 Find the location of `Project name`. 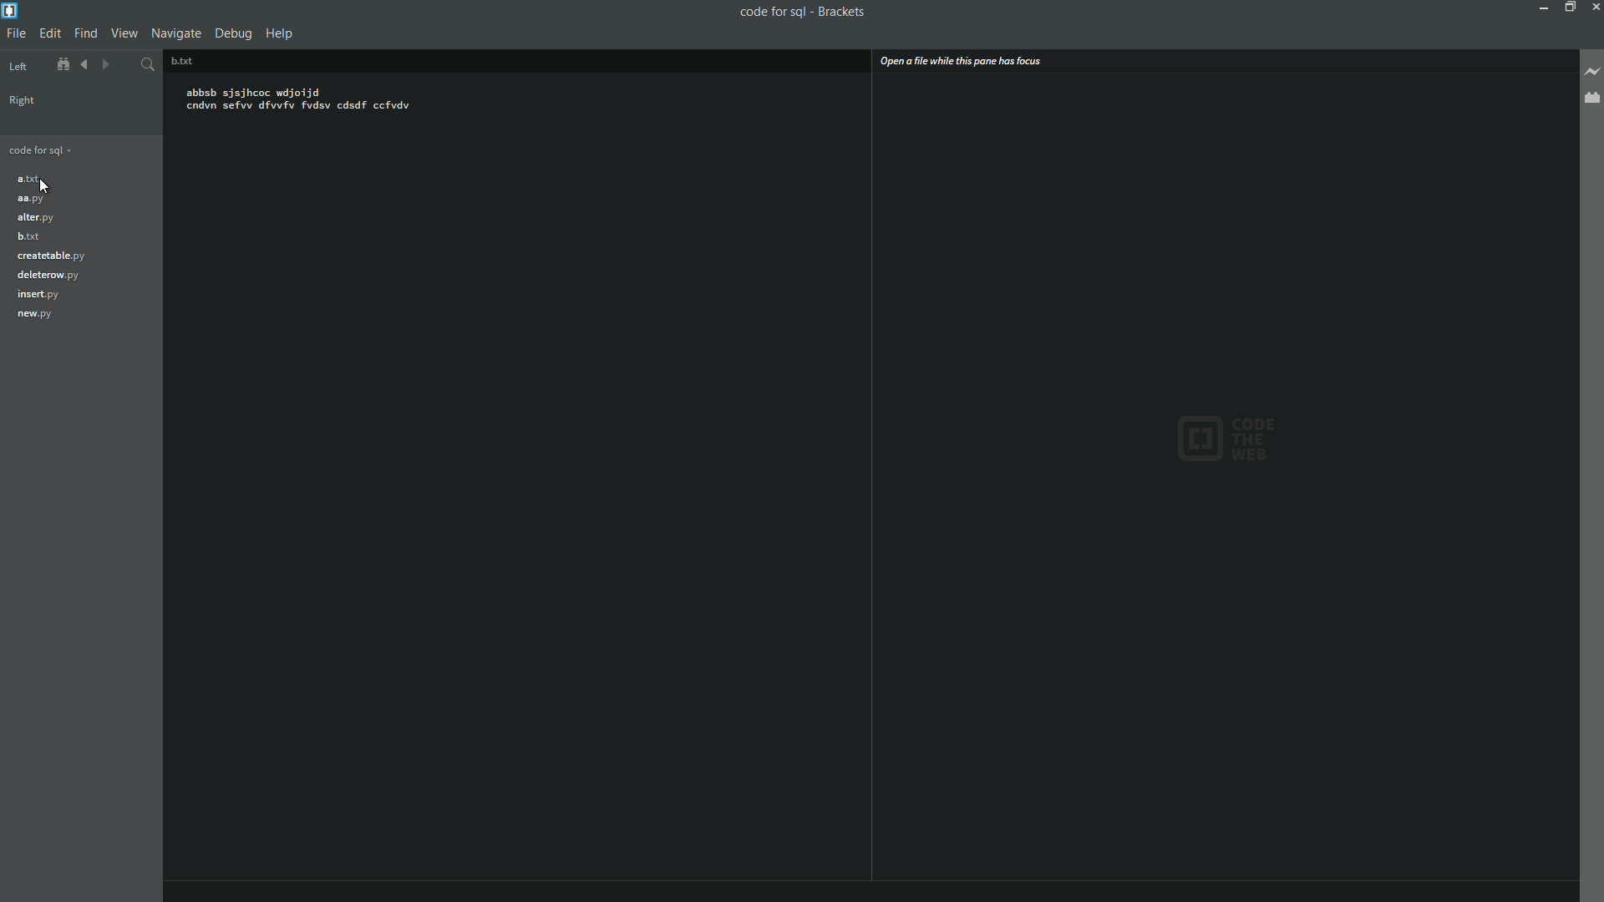

Project name is located at coordinates (39, 63).